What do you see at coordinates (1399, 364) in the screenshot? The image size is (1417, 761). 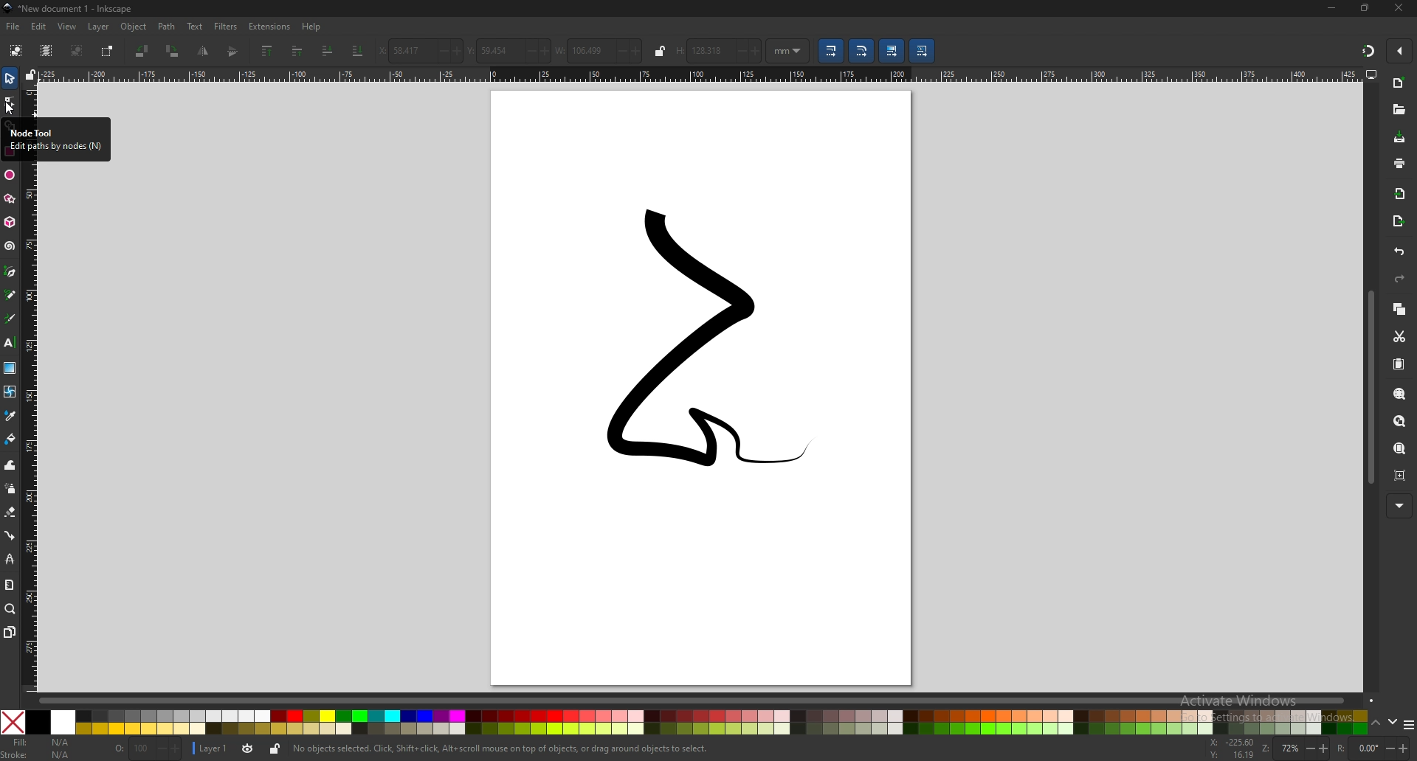 I see `paste` at bounding box center [1399, 364].